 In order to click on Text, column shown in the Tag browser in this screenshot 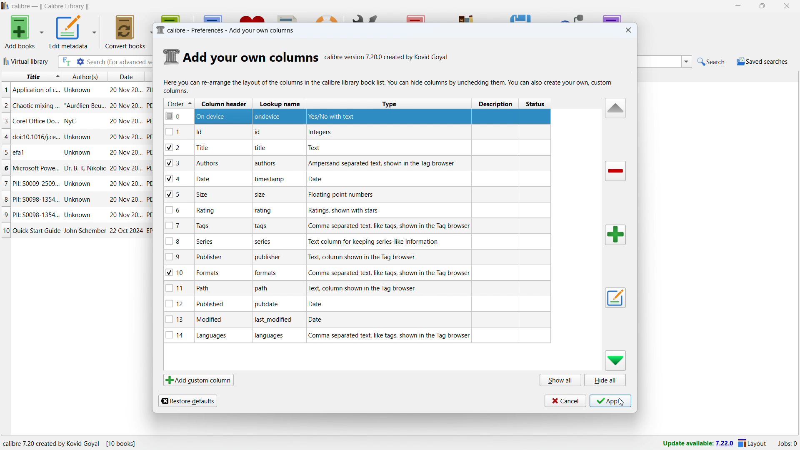, I will do `click(372, 257)`.